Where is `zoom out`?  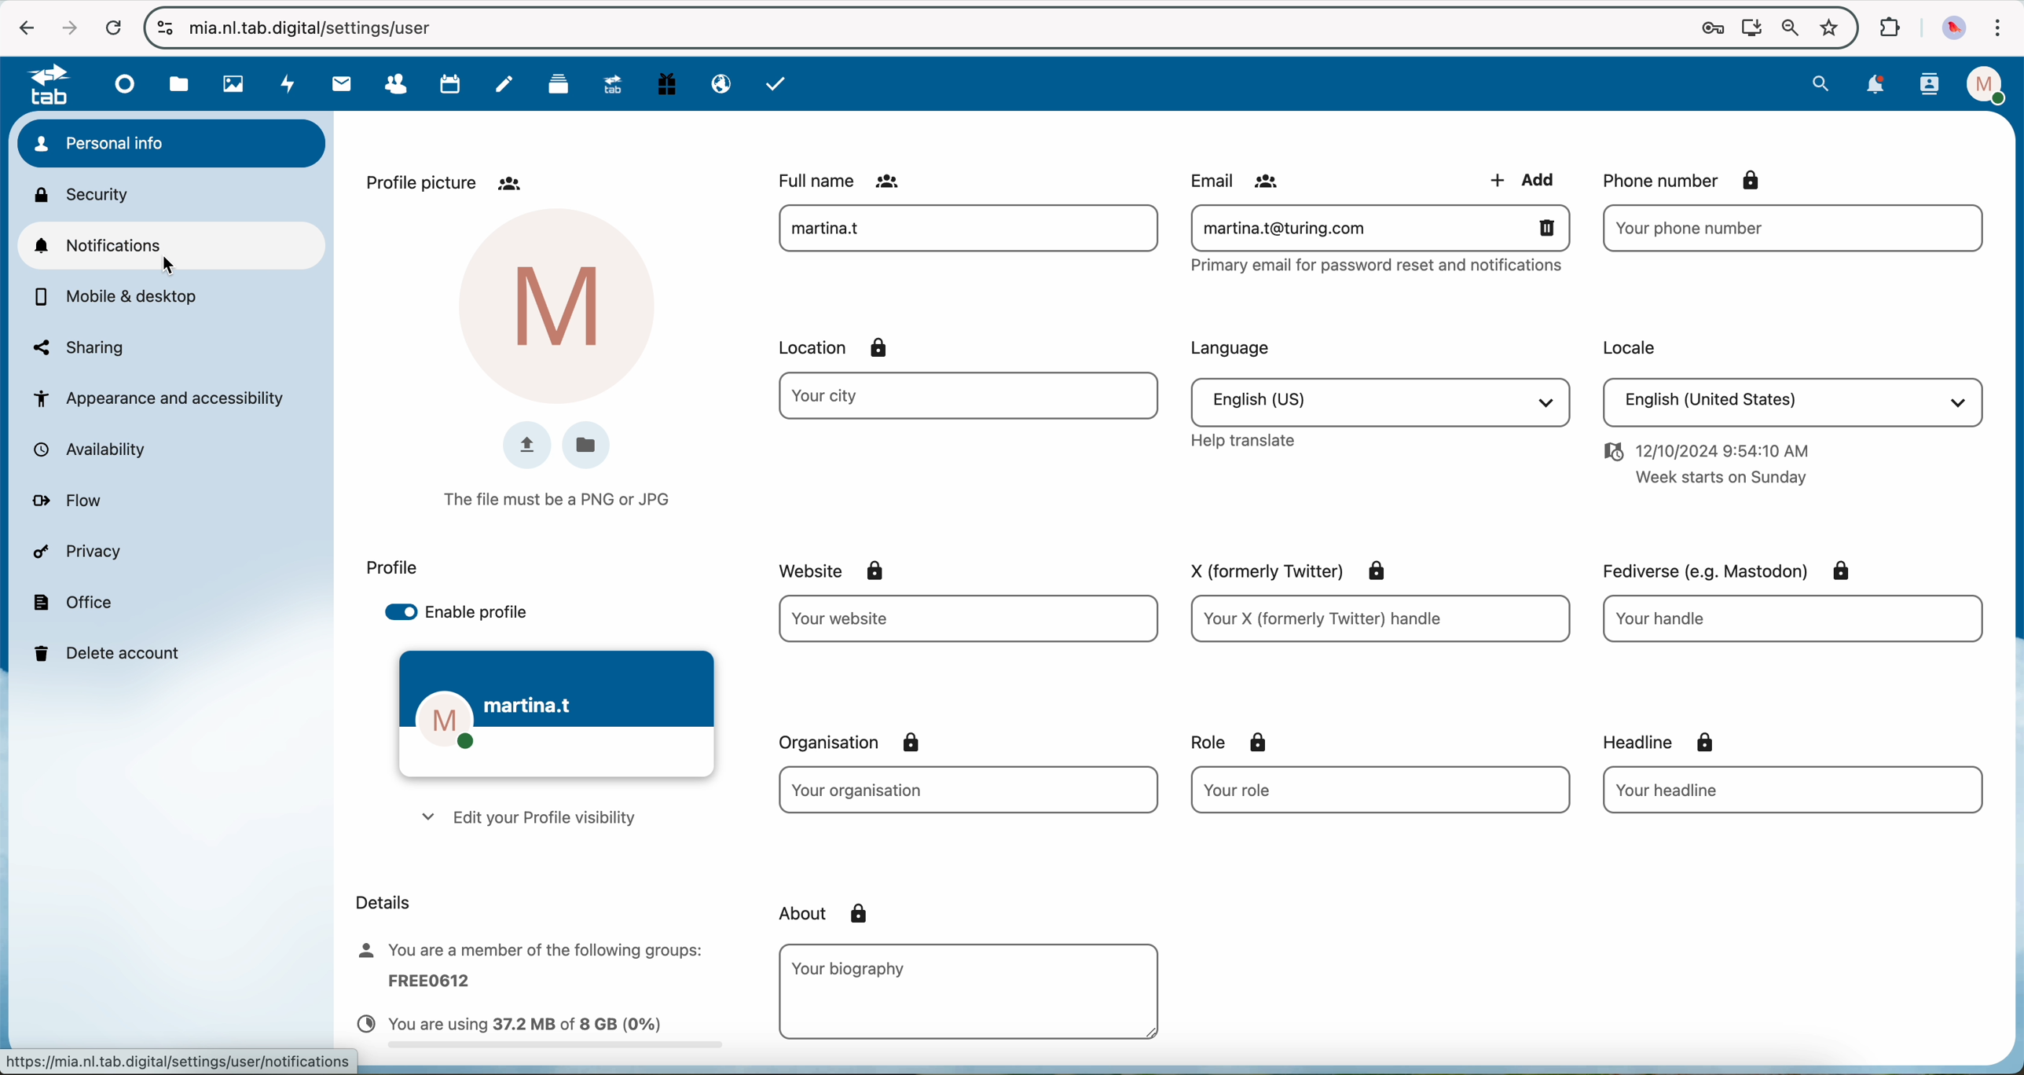
zoom out is located at coordinates (1786, 28).